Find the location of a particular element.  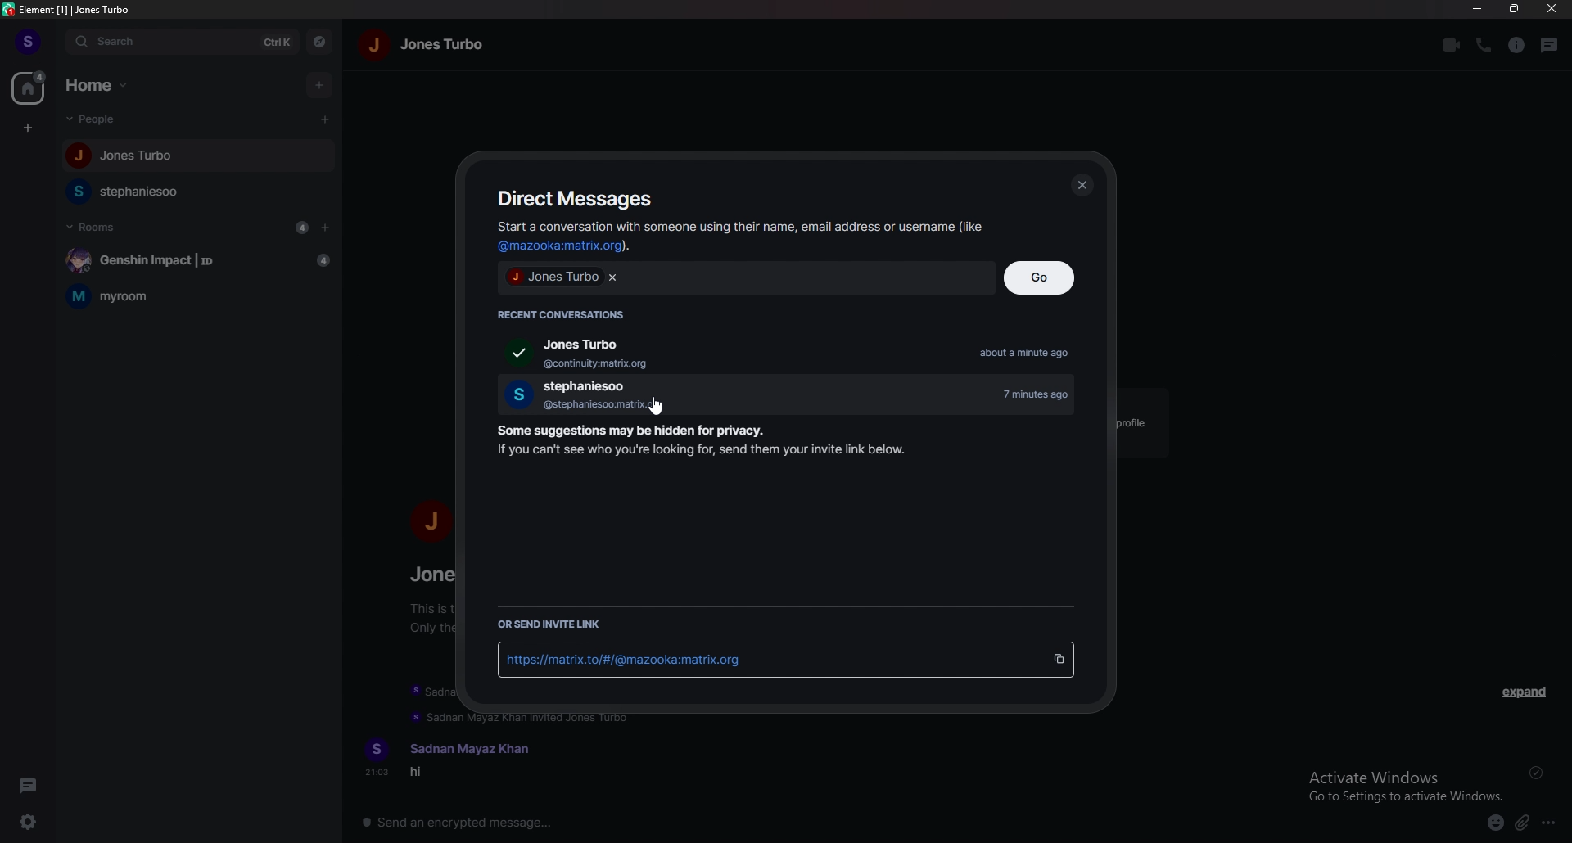

Activate Windows
Go to Settings to activate Windows. is located at coordinates (1407, 784).